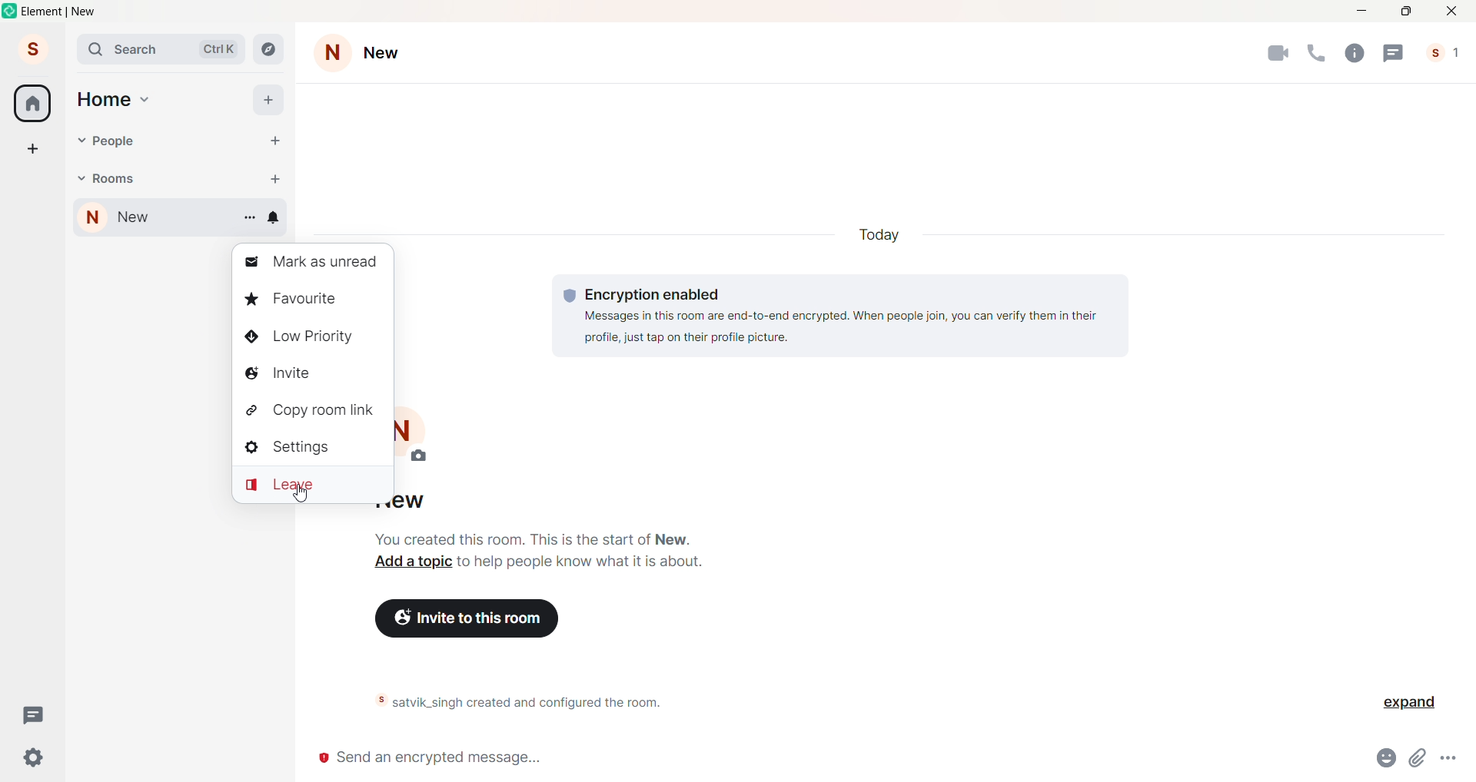 The image size is (1476, 782). What do you see at coordinates (333, 51) in the screenshot?
I see `Room Setting` at bounding box center [333, 51].